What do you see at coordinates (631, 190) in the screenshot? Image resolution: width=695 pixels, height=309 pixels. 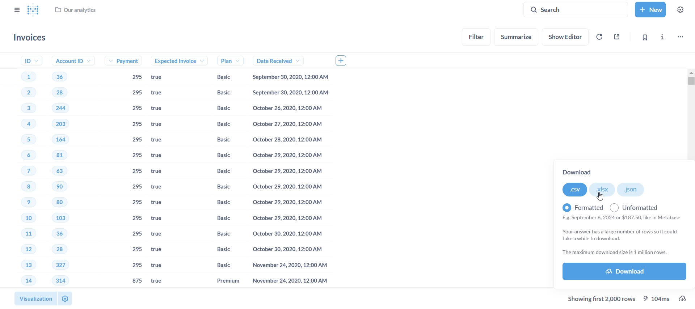 I see `.json` at bounding box center [631, 190].